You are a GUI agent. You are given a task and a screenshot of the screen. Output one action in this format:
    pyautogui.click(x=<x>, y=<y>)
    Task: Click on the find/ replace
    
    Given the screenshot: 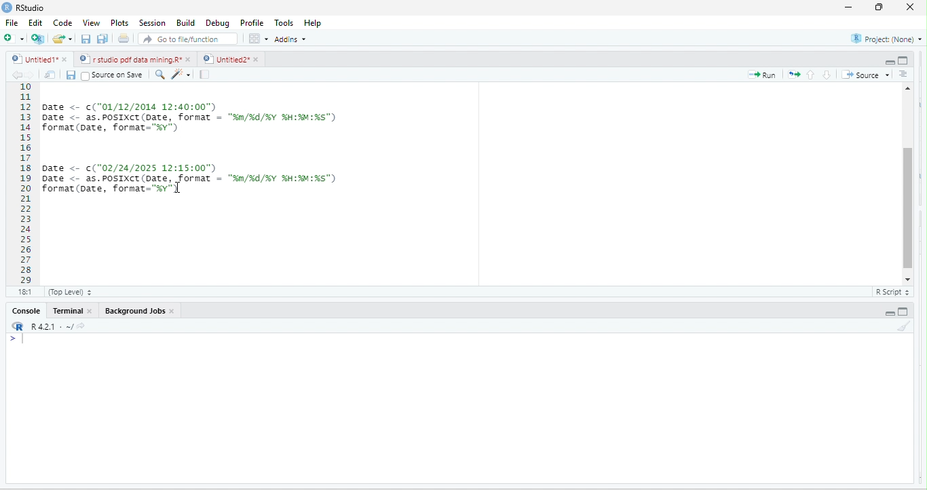 What is the action you would take?
    pyautogui.click(x=157, y=75)
    